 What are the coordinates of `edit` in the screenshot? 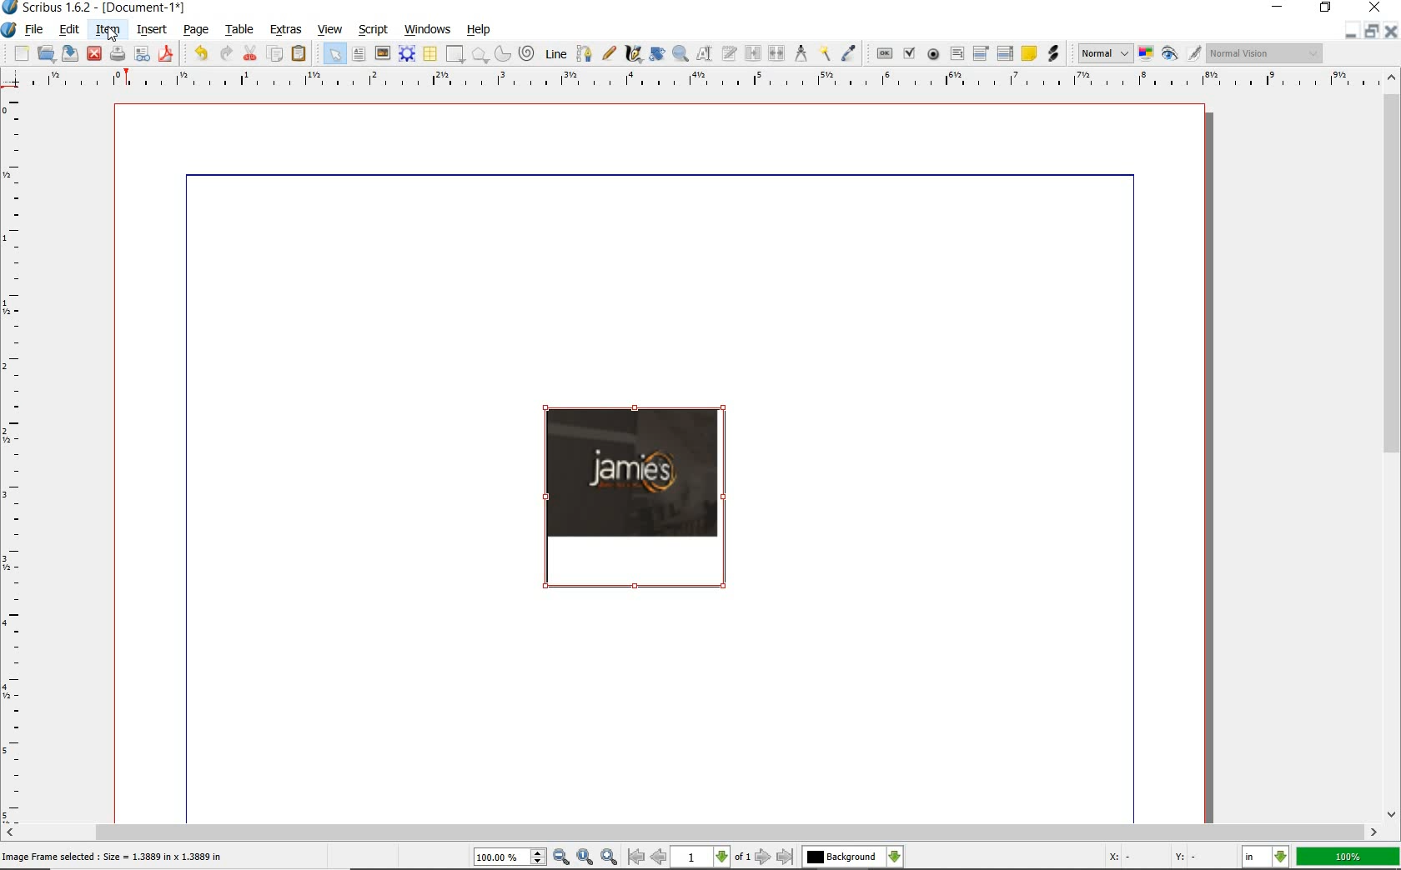 It's located at (70, 30).